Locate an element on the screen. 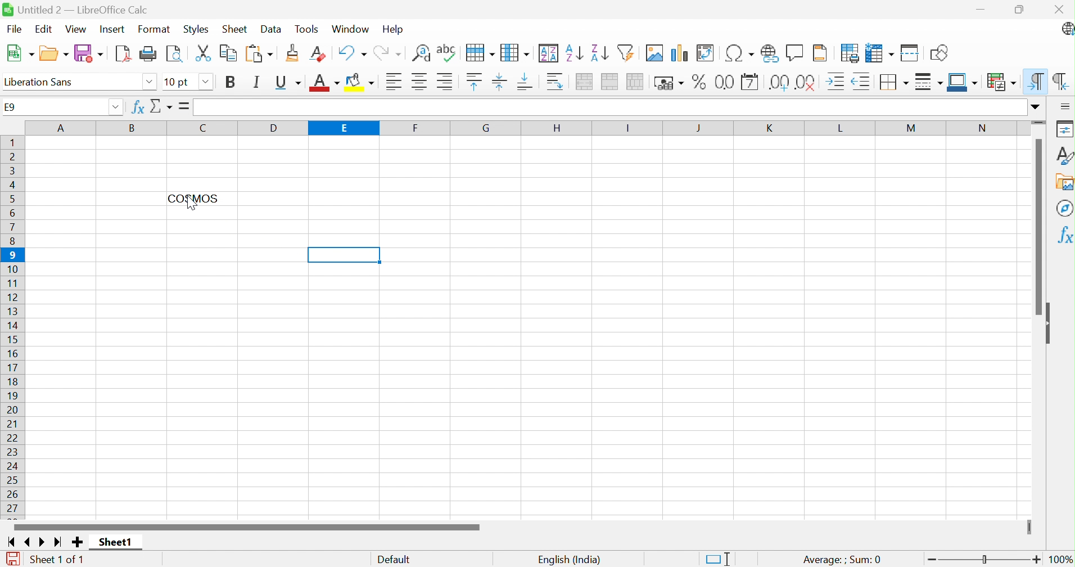 This screenshot has width=1075, height=567. Format as number is located at coordinates (724, 83).